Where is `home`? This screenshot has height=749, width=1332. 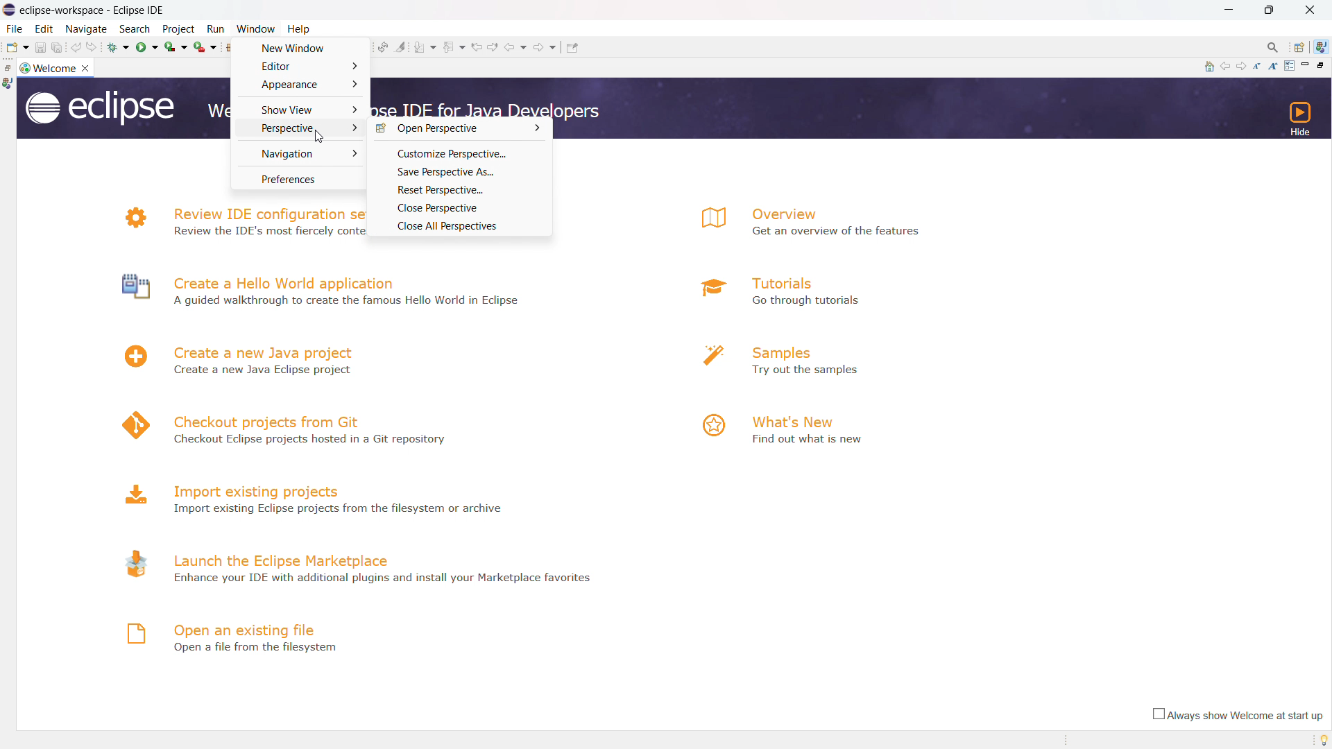
home is located at coordinates (1208, 67).